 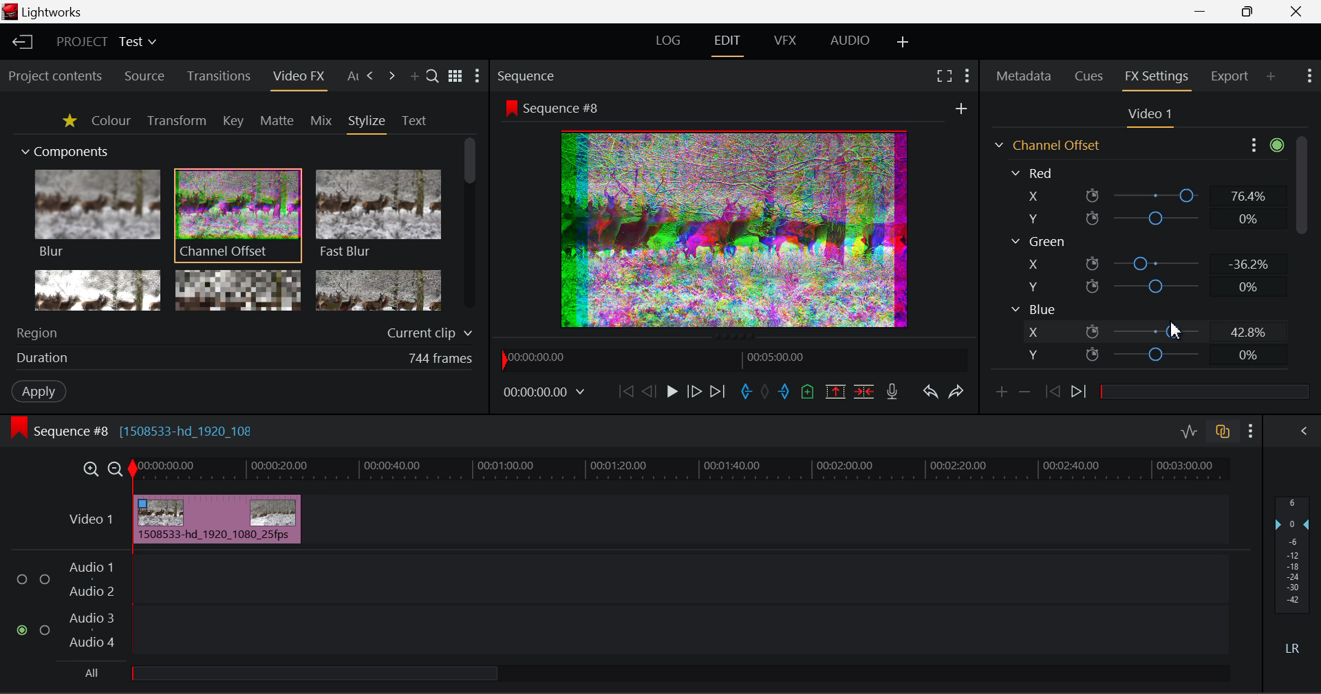 I want to click on Red, so click(x=1035, y=172).